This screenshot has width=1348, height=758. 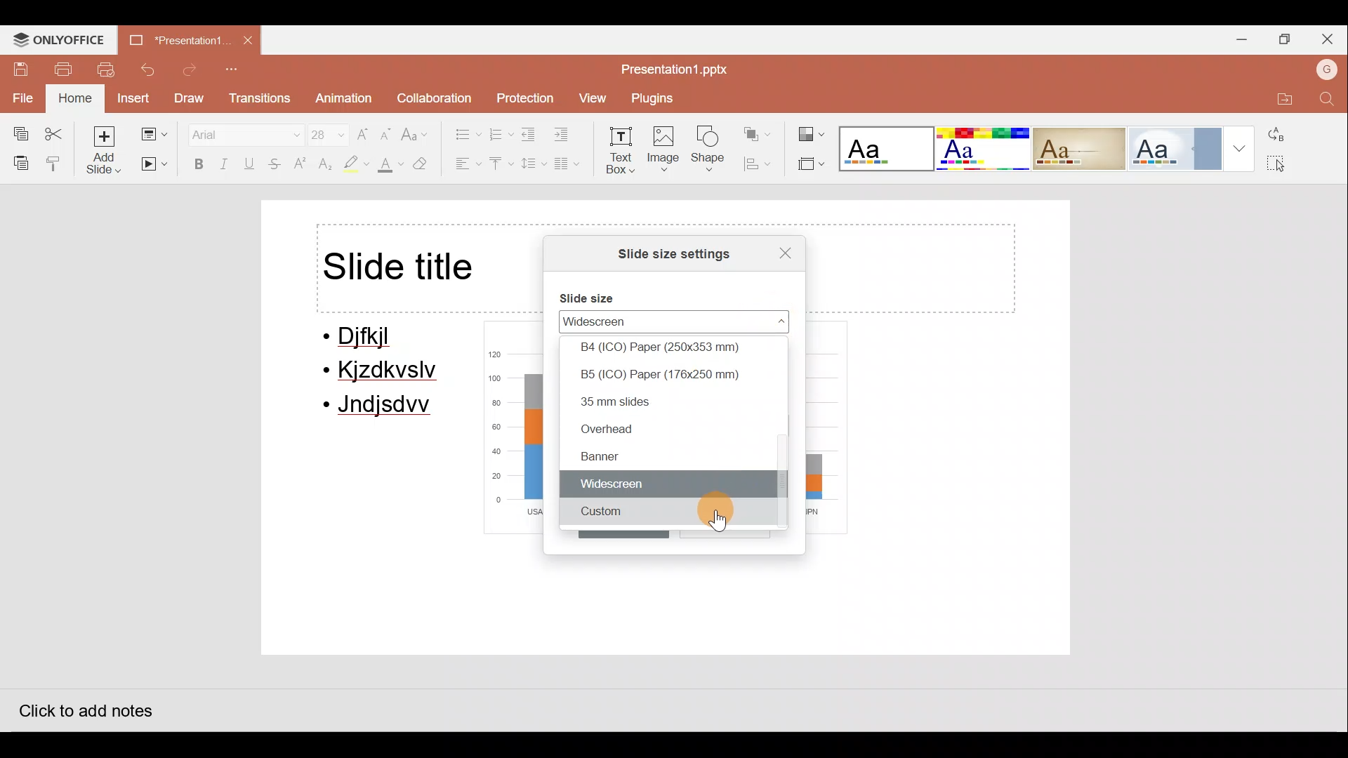 I want to click on Decrease font size, so click(x=388, y=129).